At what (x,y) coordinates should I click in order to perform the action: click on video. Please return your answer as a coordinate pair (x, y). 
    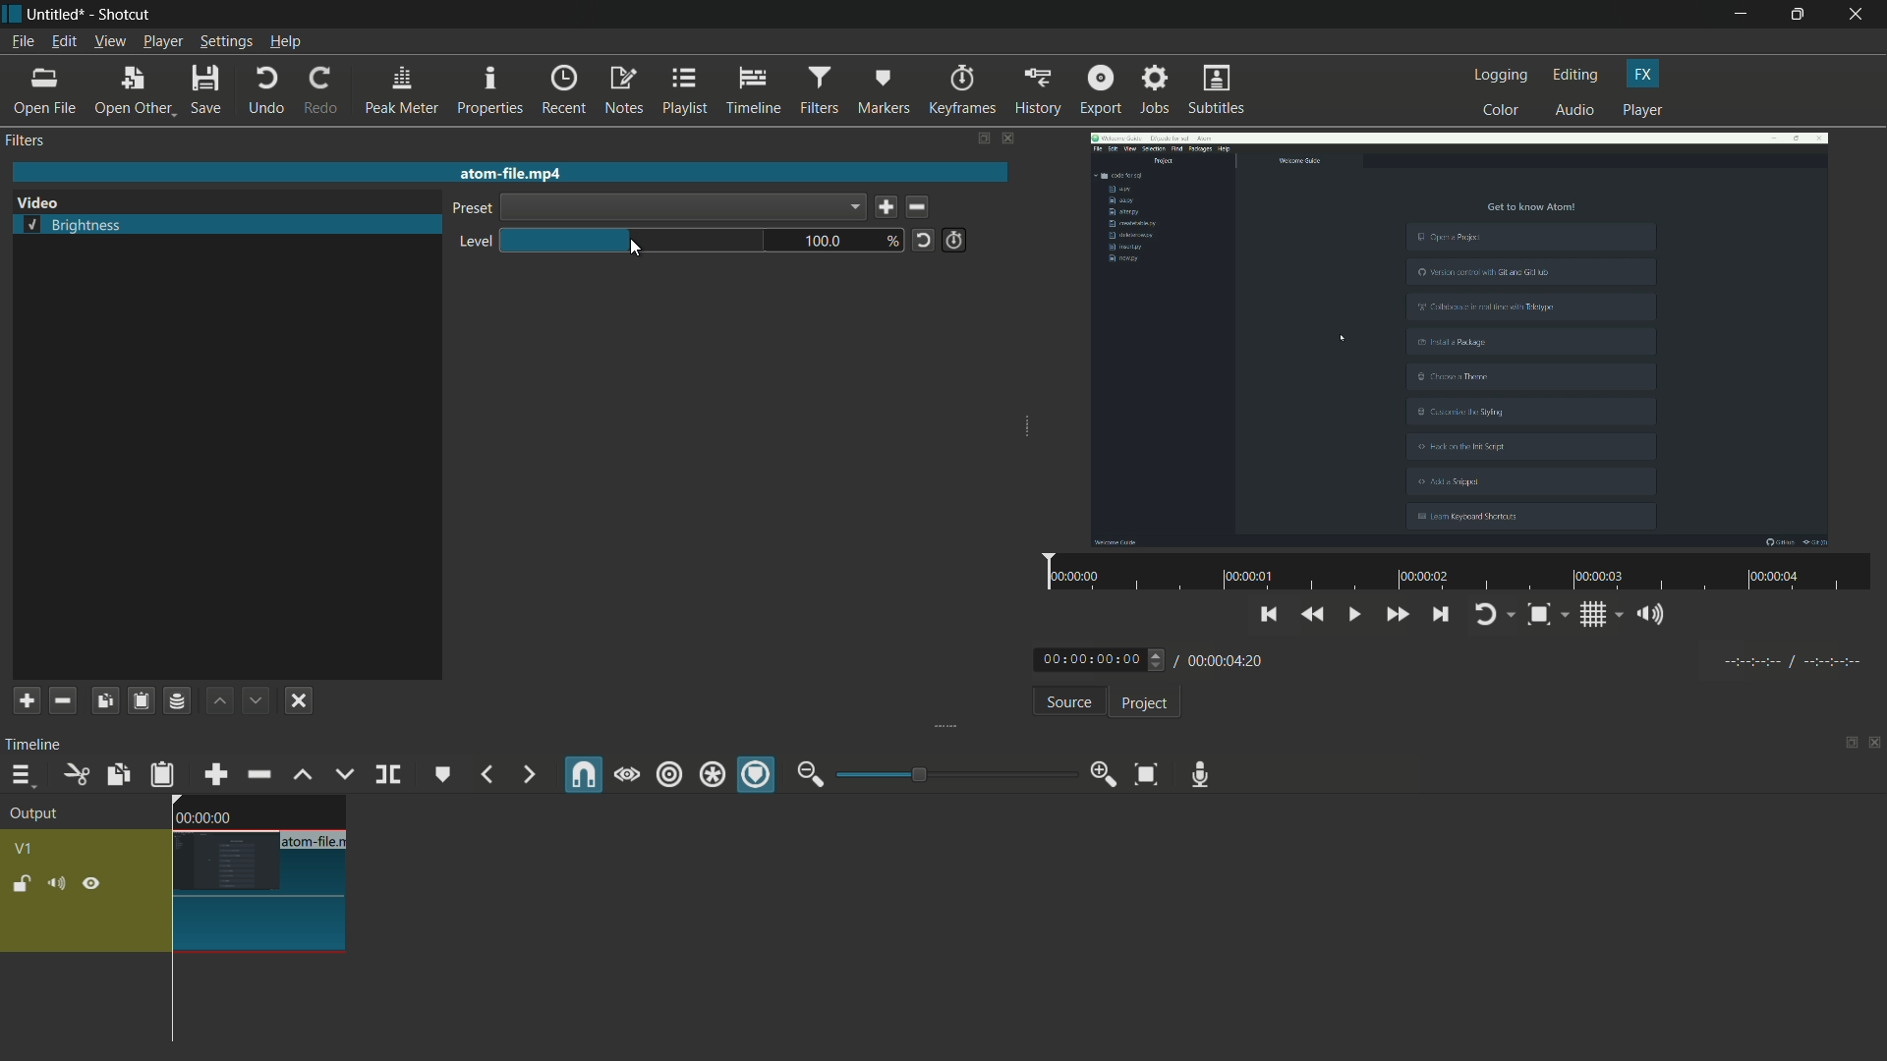
    Looking at the image, I should click on (1459, 337).